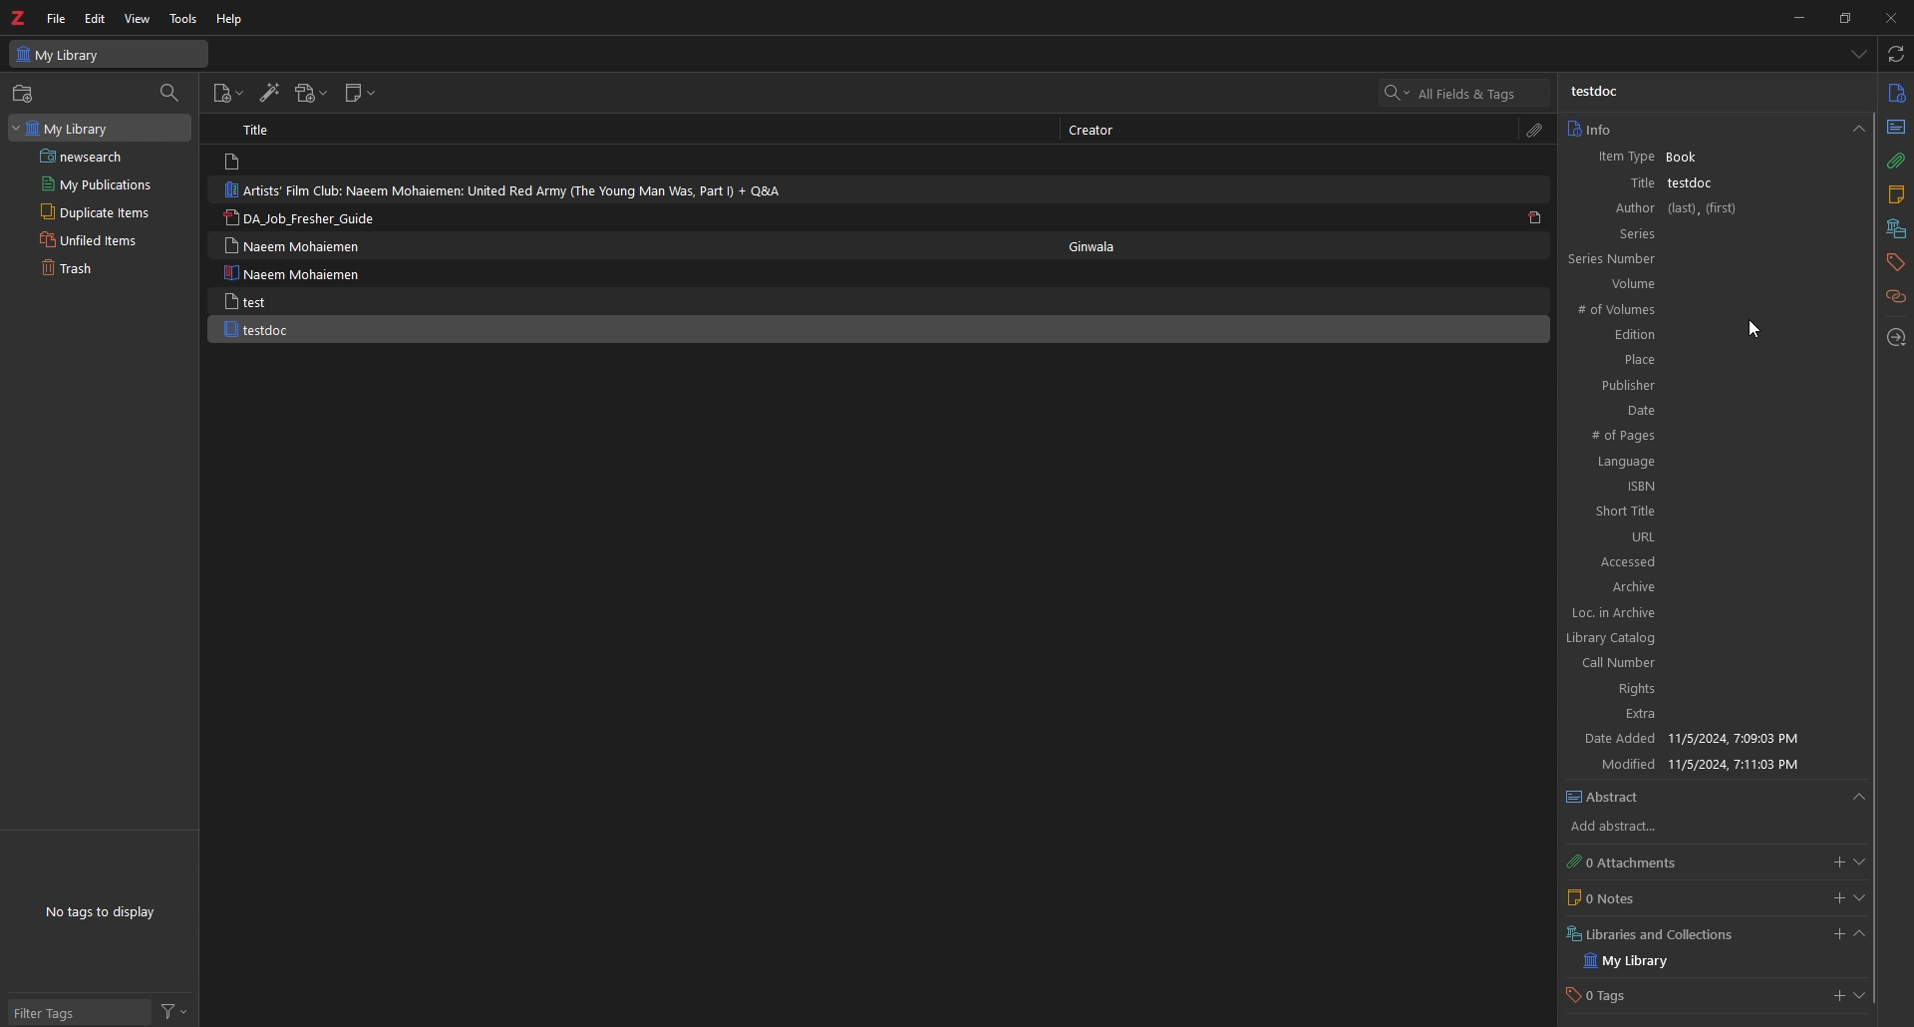 The image size is (1914, 1027). I want to click on add Notes, so click(1834, 899).